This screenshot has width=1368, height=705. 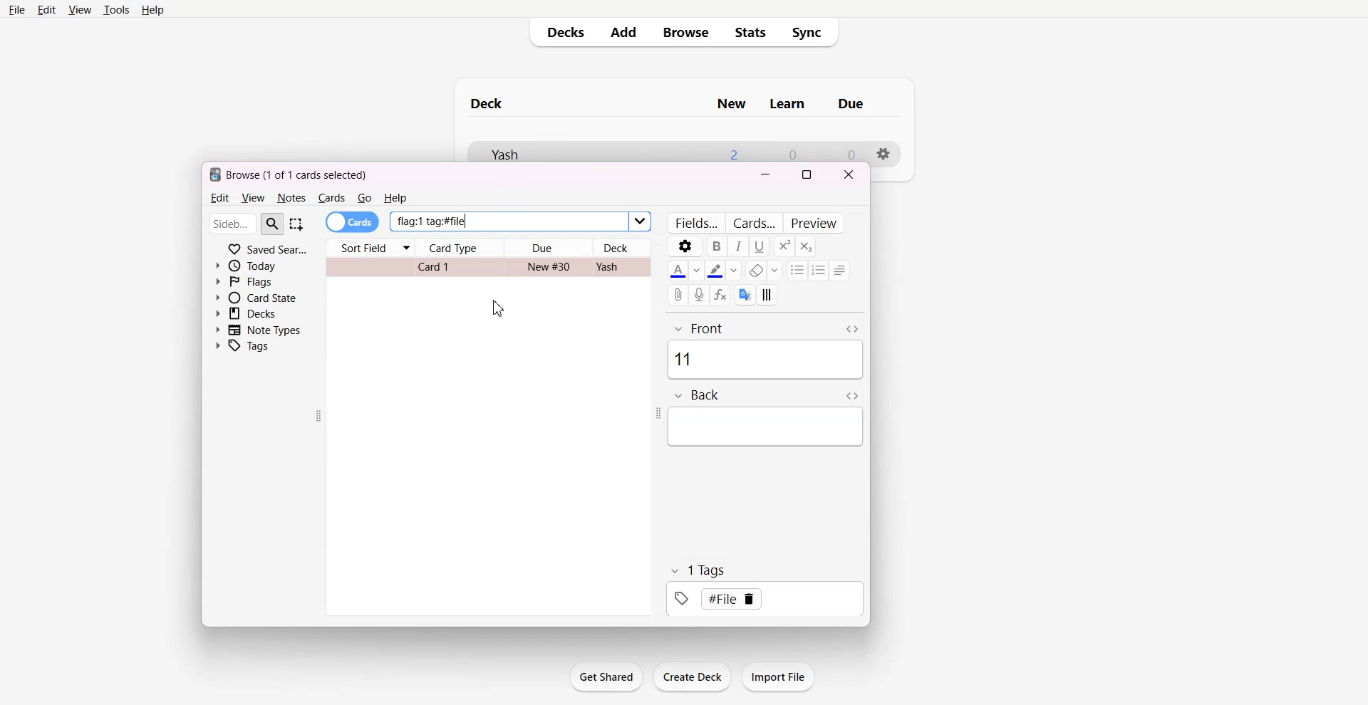 What do you see at coordinates (562, 33) in the screenshot?
I see `Decks` at bounding box center [562, 33].